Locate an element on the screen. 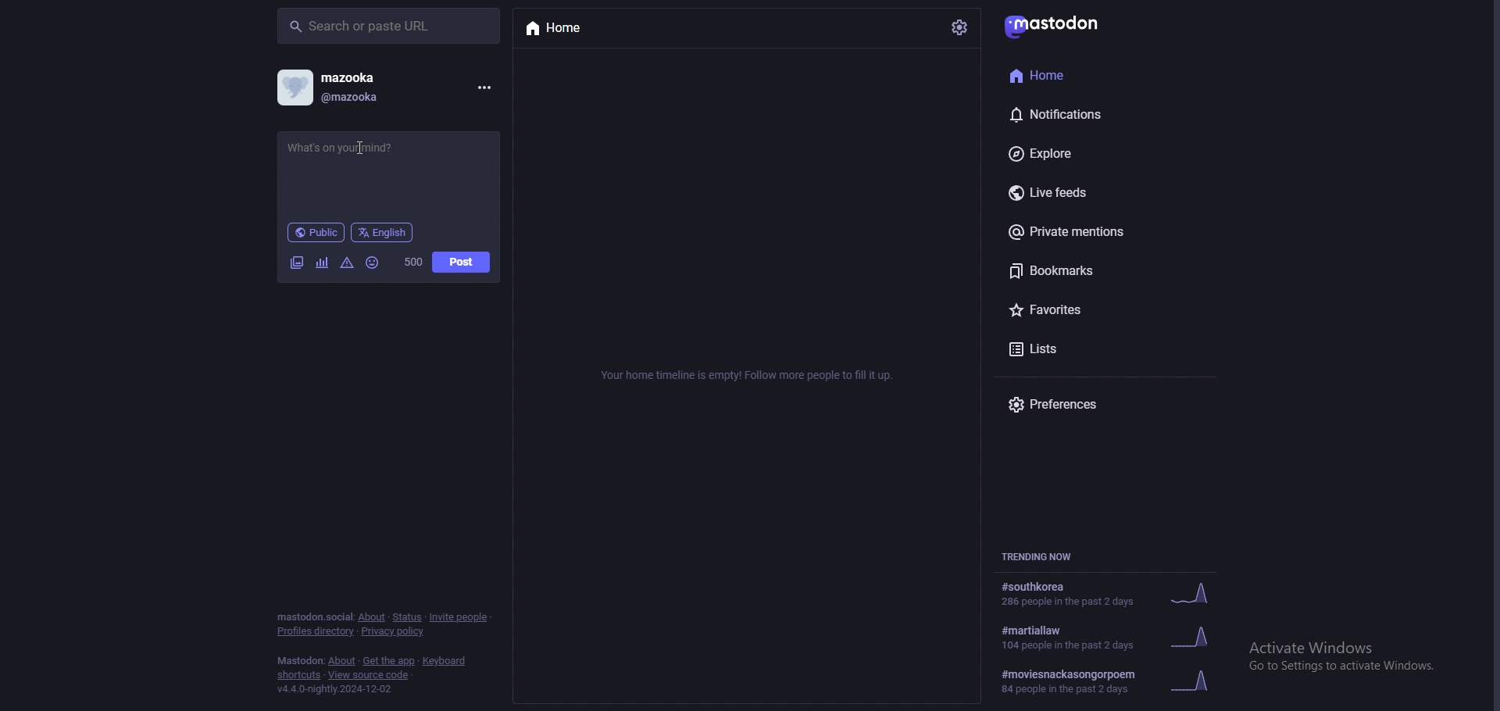 Image resolution: width=1500 pixels, height=711 pixels. profile is located at coordinates (328, 87).